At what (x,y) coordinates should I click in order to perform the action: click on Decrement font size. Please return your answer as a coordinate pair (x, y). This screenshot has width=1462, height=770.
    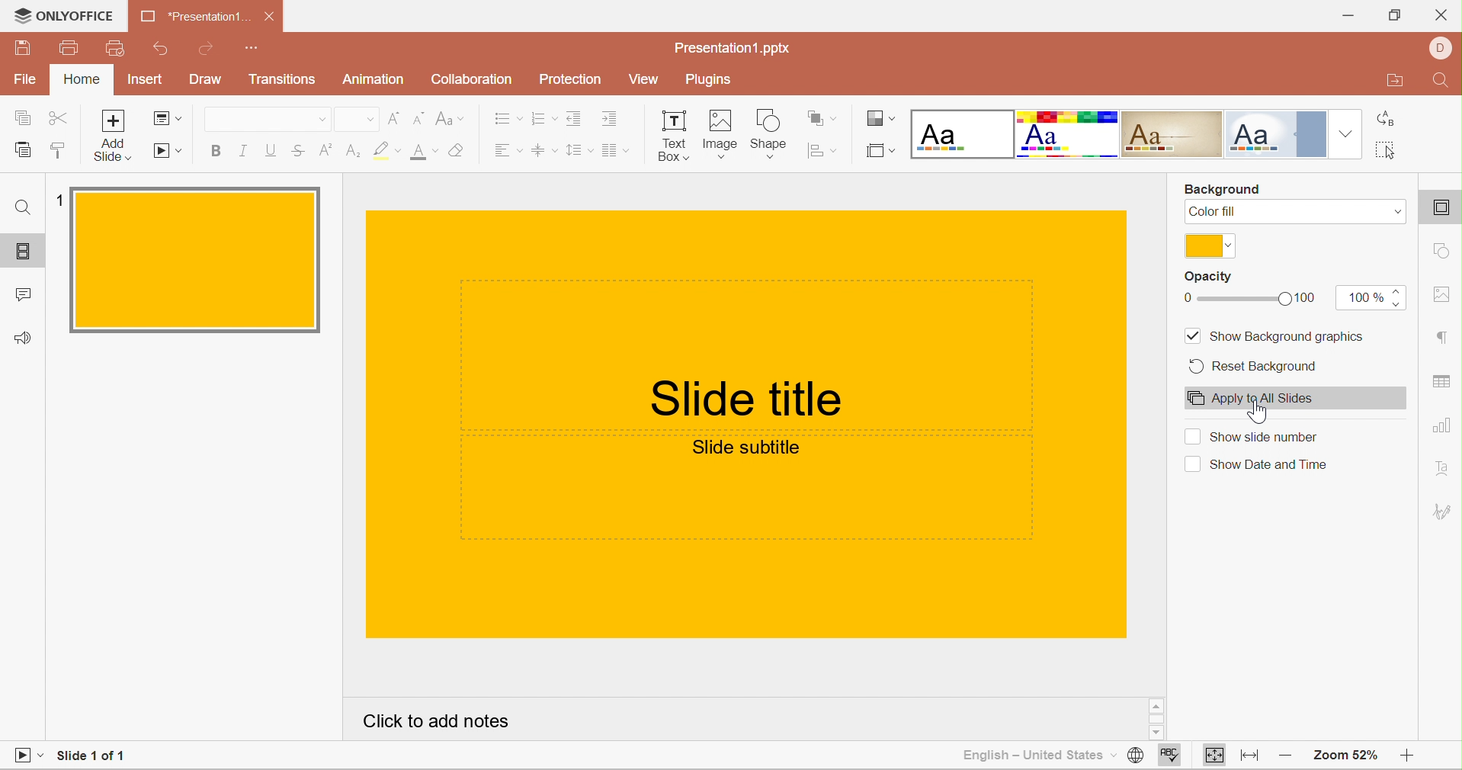
    Looking at the image, I should click on (417, 117).